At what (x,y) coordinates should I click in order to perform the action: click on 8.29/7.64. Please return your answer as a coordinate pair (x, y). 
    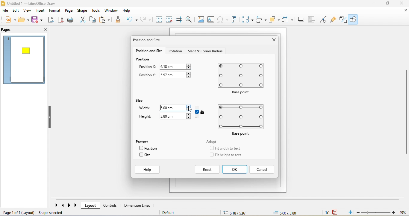
    Looking at the image, I should click on (244, 212).